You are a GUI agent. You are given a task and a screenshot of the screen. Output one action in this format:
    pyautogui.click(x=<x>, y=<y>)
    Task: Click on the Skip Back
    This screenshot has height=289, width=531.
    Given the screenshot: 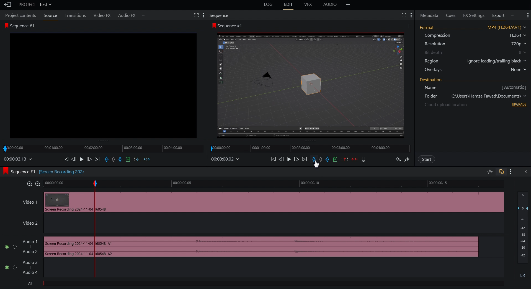 What is the action you would take?
    pyautogui.click(x=272, y=159)
    